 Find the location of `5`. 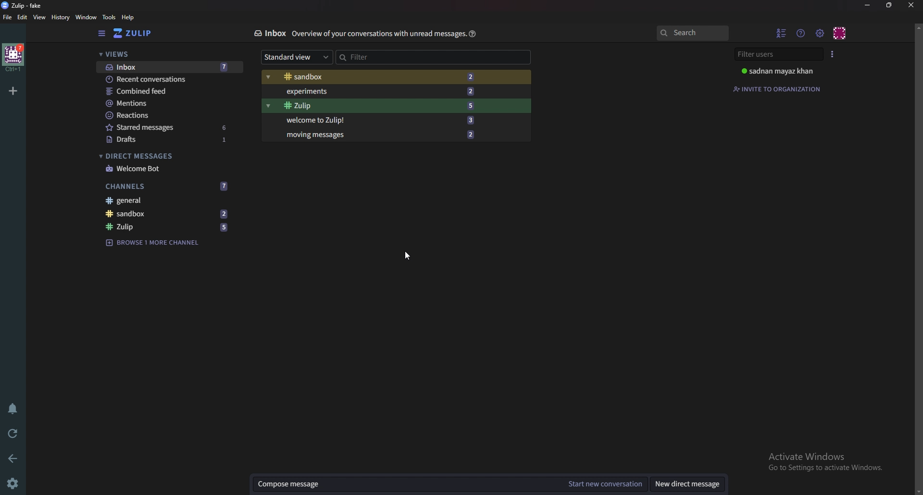

5 is located at coordinates (473, 105).